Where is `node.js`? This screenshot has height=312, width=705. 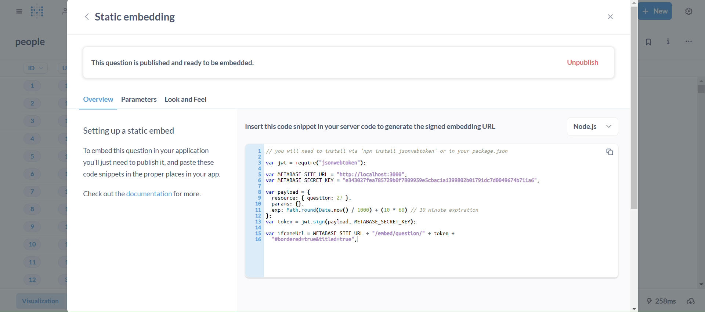 node.js is located at coordinates (592, 126).